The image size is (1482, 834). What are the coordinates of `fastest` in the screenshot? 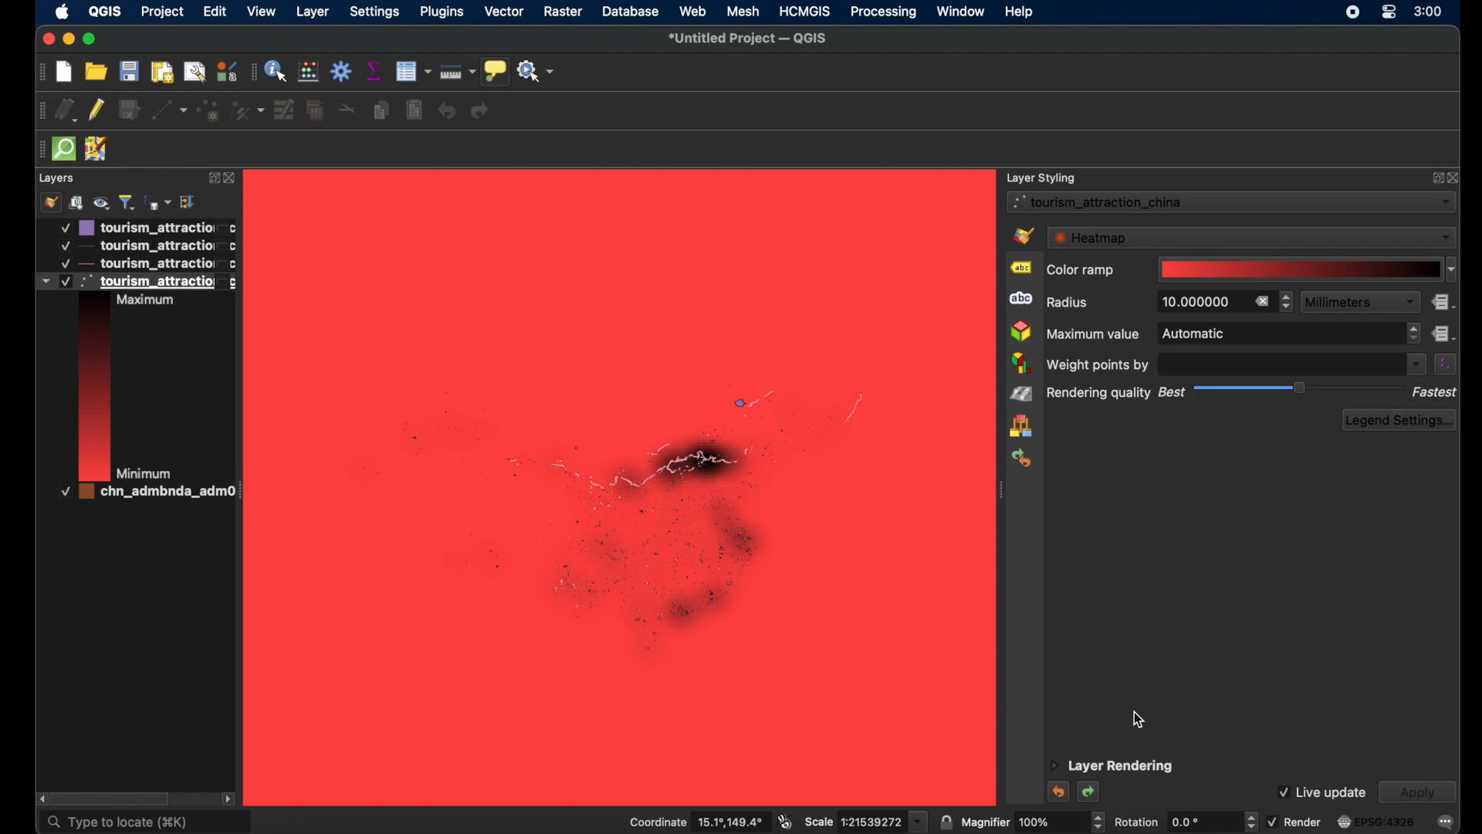 It's located at (1435, 392).